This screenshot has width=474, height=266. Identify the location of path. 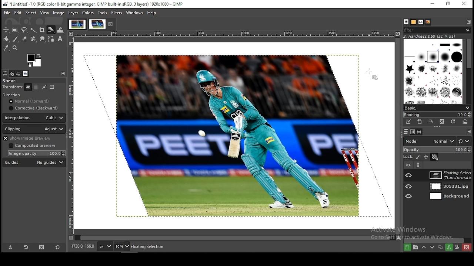
(43, 87).